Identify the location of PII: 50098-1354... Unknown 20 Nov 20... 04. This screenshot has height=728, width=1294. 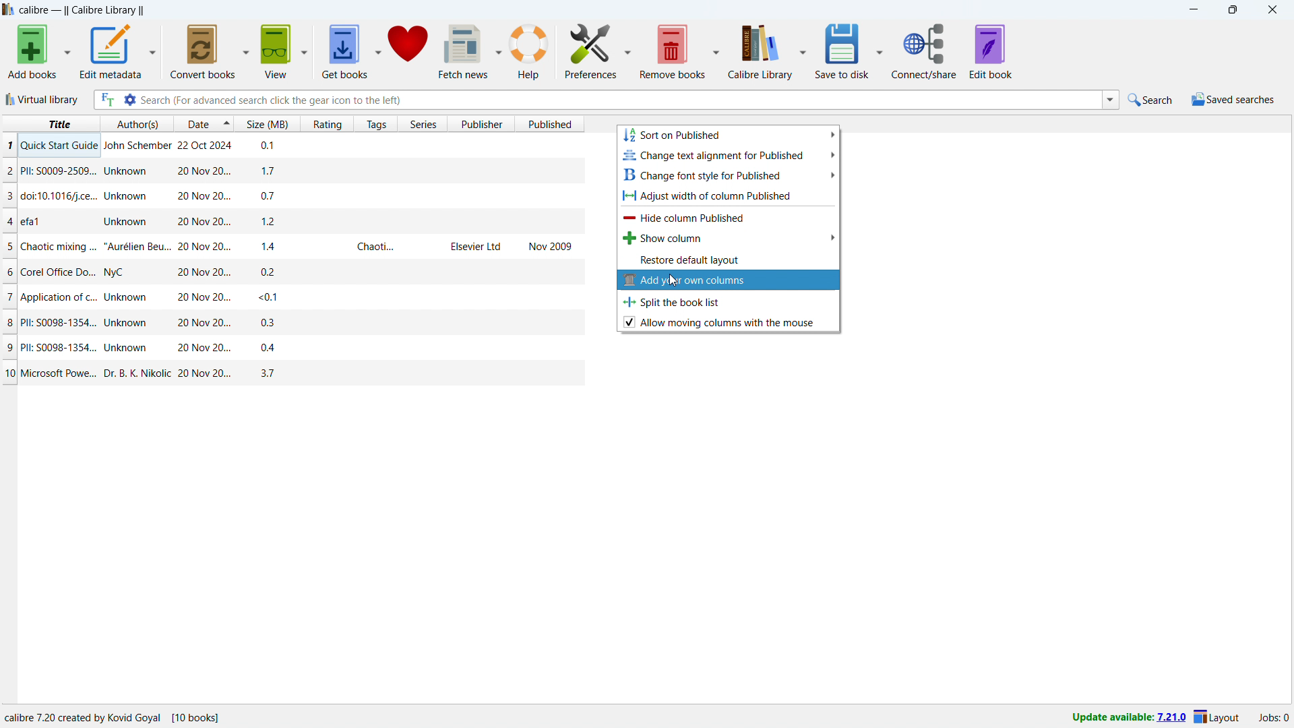
(295, 347).